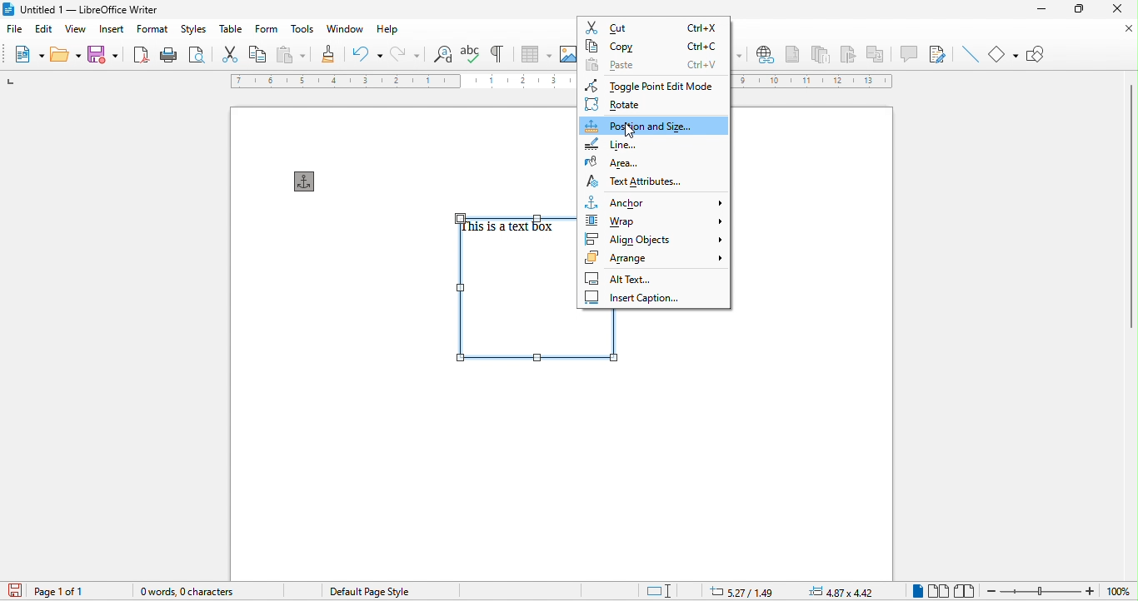 The width and height of the screenshot is (1138, 601). What do you see at coordinates (536, 54) in the screenshot?
I see `table` at bounding box center [536, 54].